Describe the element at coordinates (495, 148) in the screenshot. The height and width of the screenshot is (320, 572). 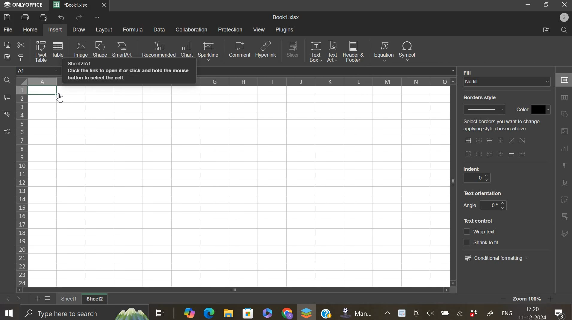
I see `border` at that location.